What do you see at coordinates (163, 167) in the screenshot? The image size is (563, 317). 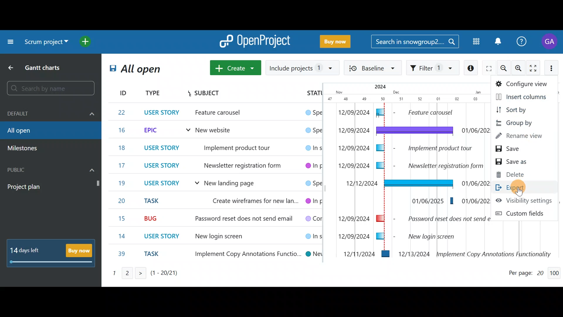 I see `USER STORY` at bounding box center [163, 167].